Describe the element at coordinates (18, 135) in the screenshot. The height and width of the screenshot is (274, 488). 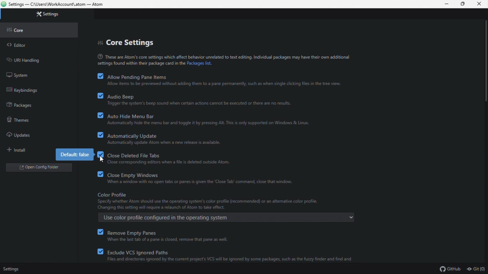
I see `updates` at that location.